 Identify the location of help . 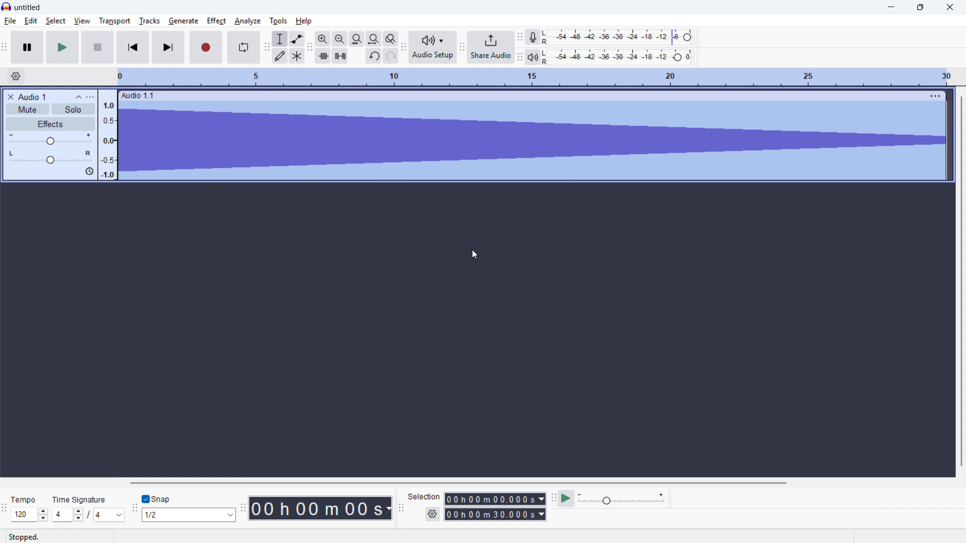
(304, 21).